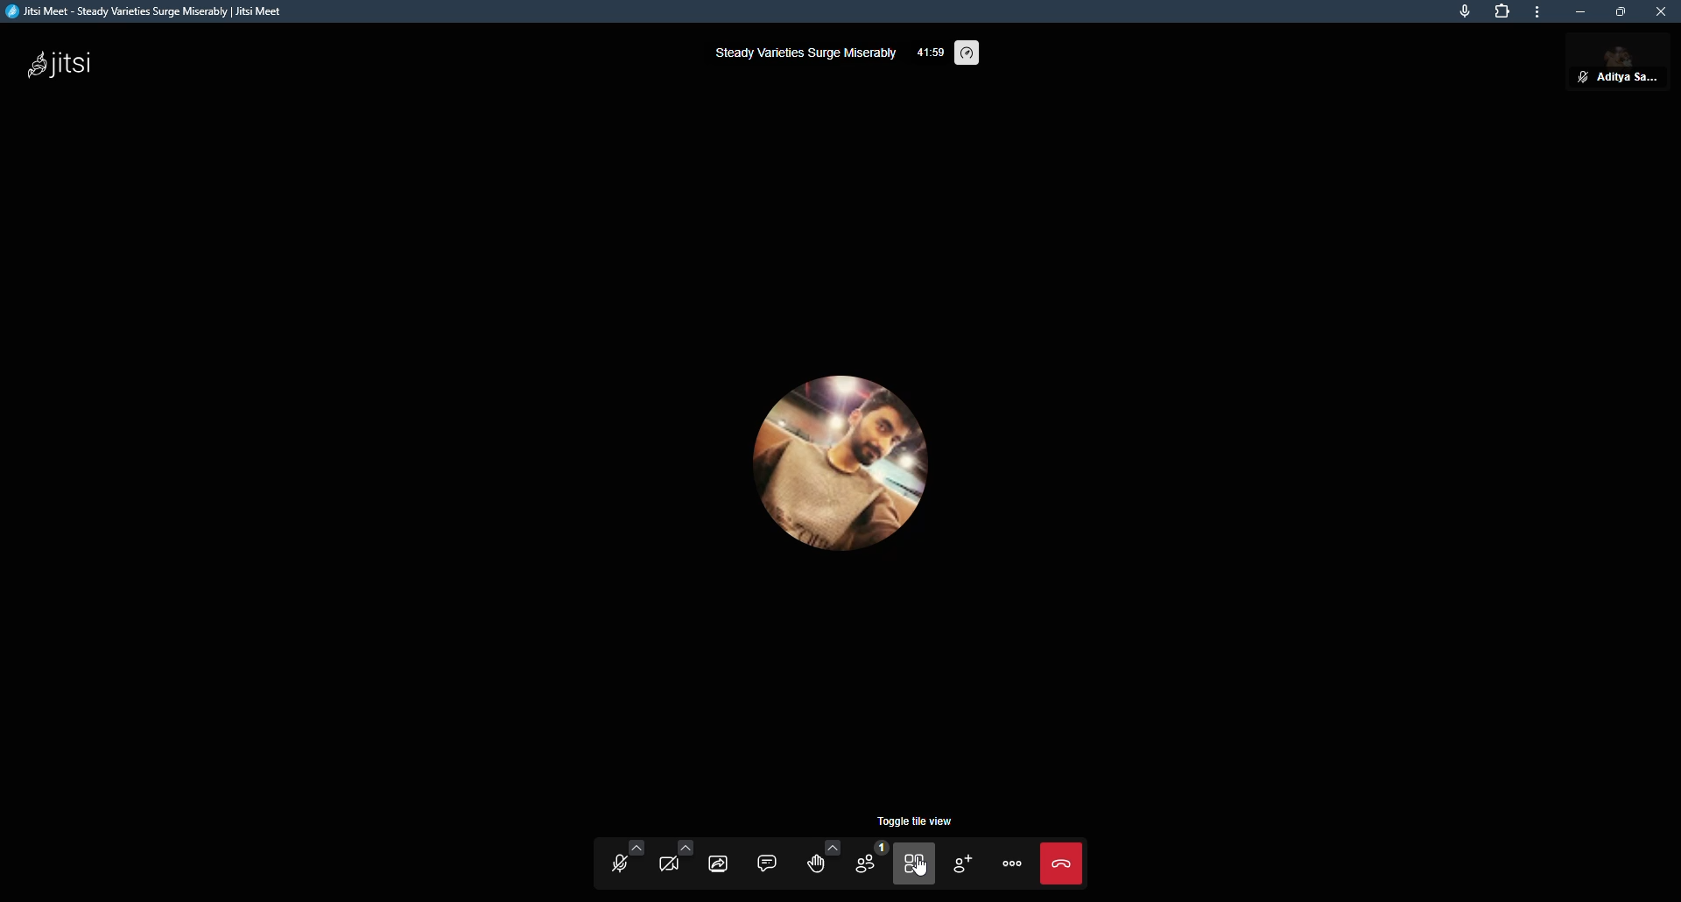 This screenshot has width=1681, height=902. What do you see at coordinates (1630, 70) in the screenshot?
I see `profile` at bounding box center [1630, 70].